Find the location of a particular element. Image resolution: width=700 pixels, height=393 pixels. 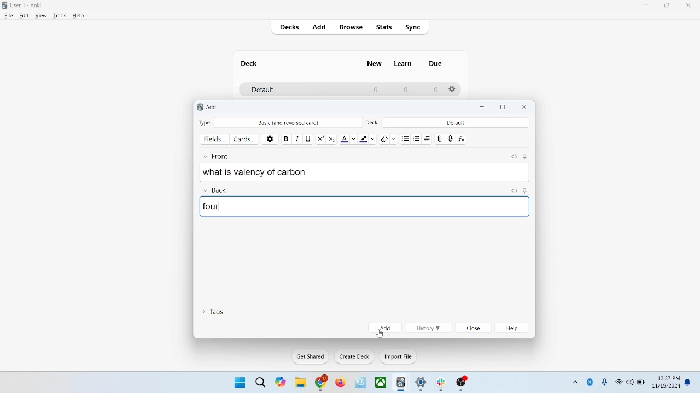

help is located at coordinates (514, 328).